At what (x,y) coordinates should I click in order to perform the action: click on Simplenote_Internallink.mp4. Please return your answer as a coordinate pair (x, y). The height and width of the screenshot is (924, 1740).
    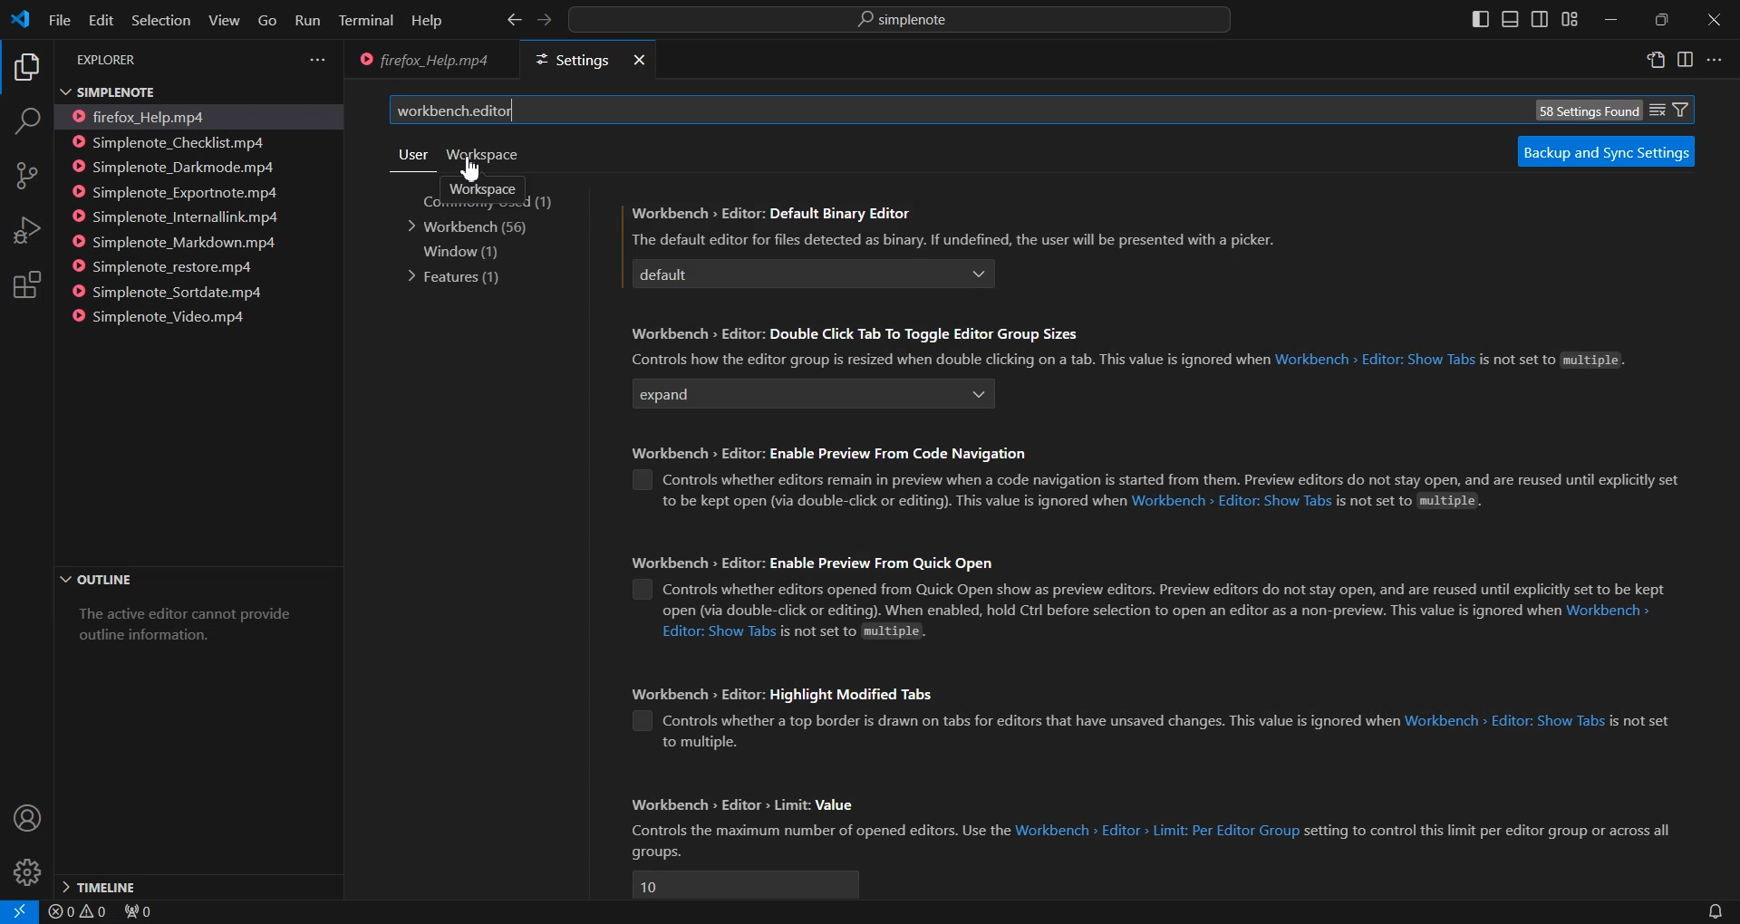
    Looking at the image, I should click on (178, 217).